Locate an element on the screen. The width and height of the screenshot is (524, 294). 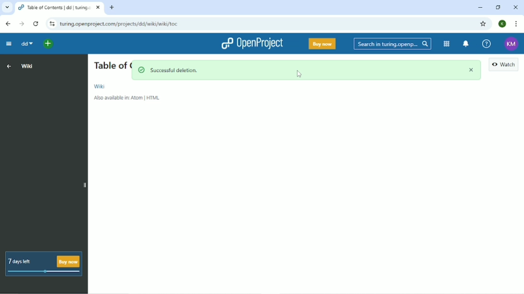
To notification center is located at coordinates (467, 44).